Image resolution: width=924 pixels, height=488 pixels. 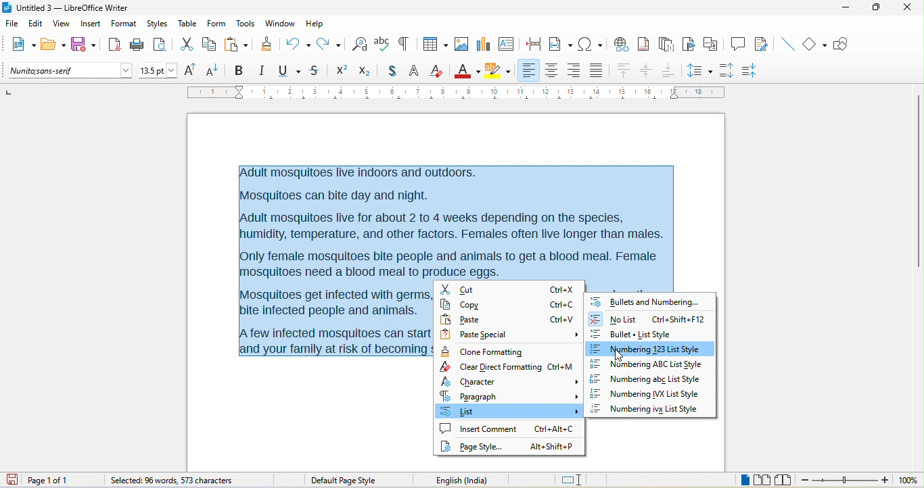 What do you see at coordinates (511, 335) in the screenshot?
I see `paste special` at bounding box center [511, 335].